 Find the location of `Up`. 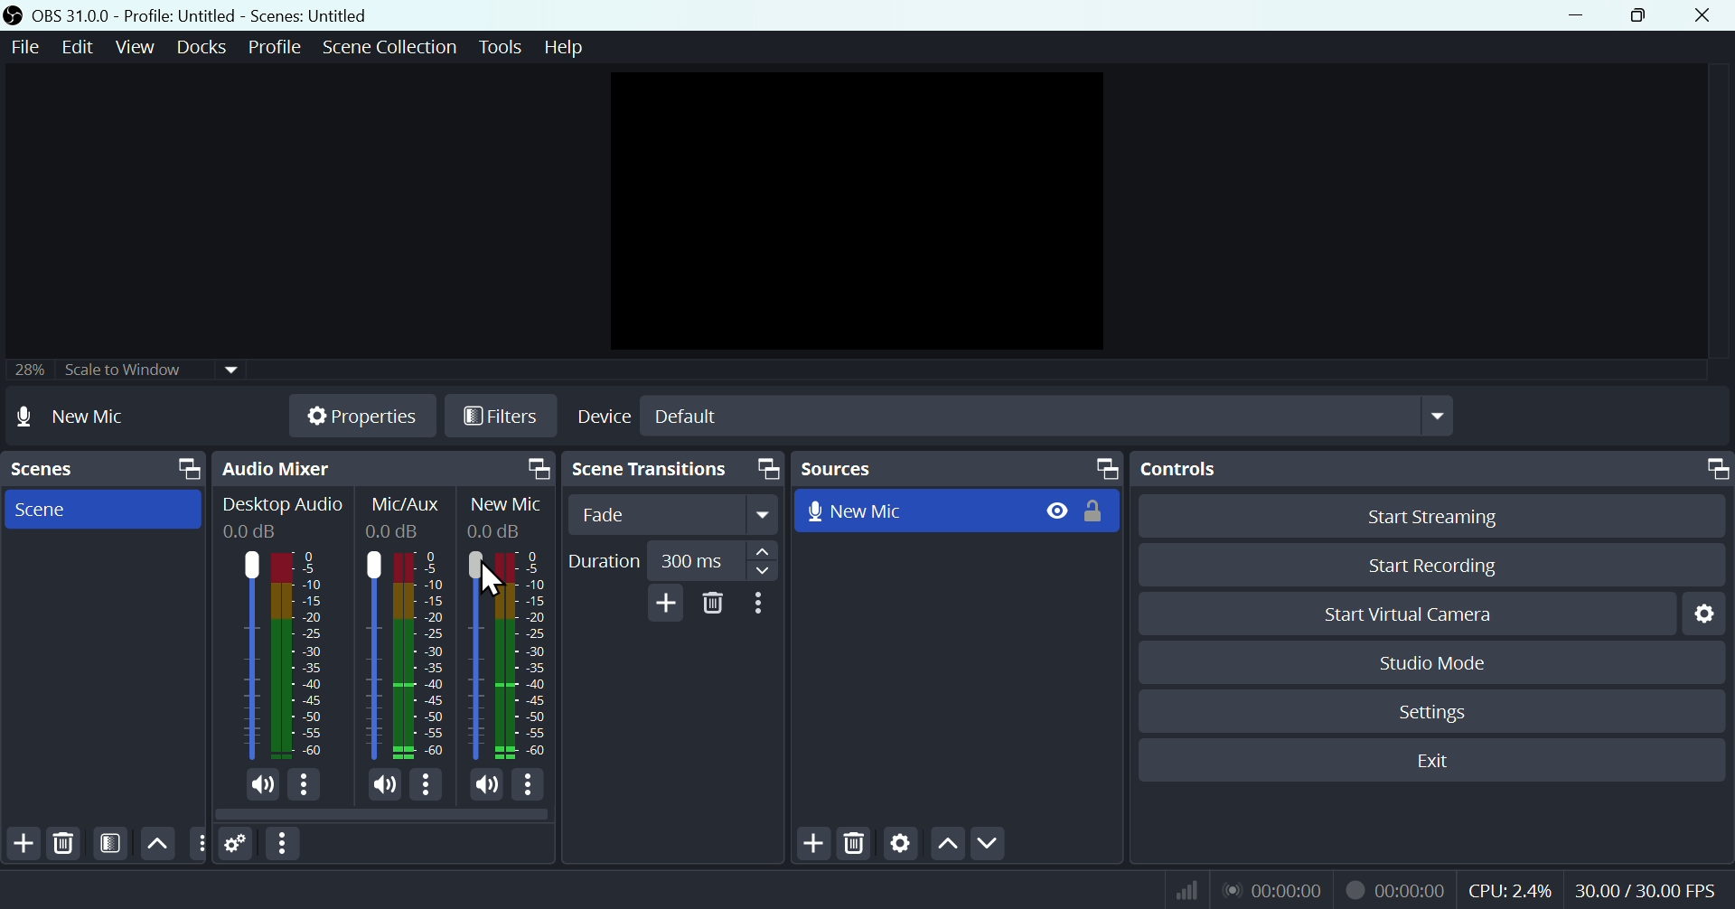

Up is located at coordinates (155, 843).